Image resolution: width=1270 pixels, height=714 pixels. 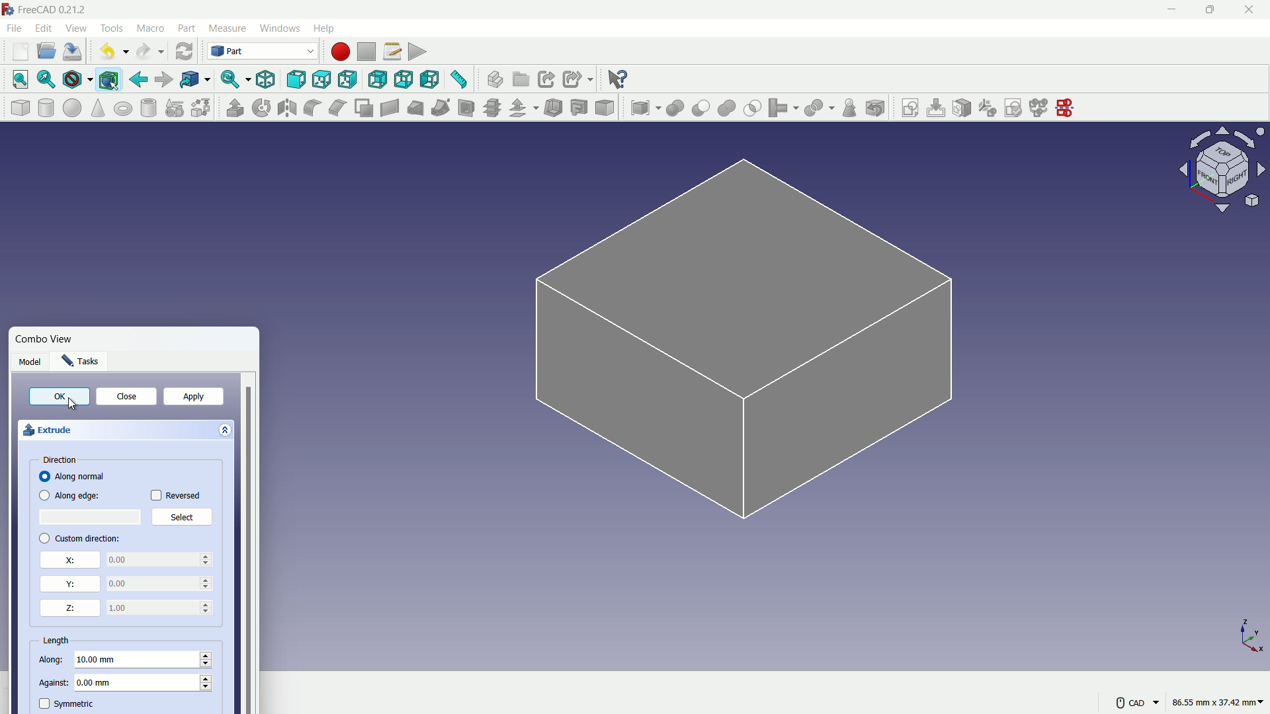 I want to click on map sketch to face, so click(x=961, y=107).